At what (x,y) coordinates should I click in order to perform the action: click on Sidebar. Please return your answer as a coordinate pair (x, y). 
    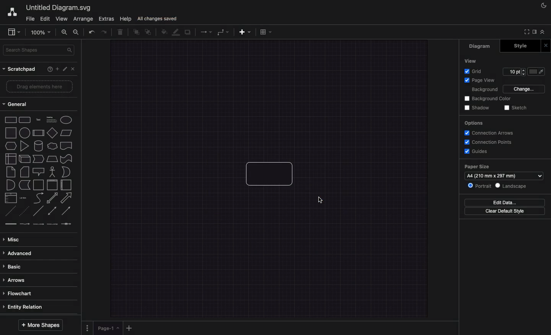
    Looking at the image, I should click on (14, 32).